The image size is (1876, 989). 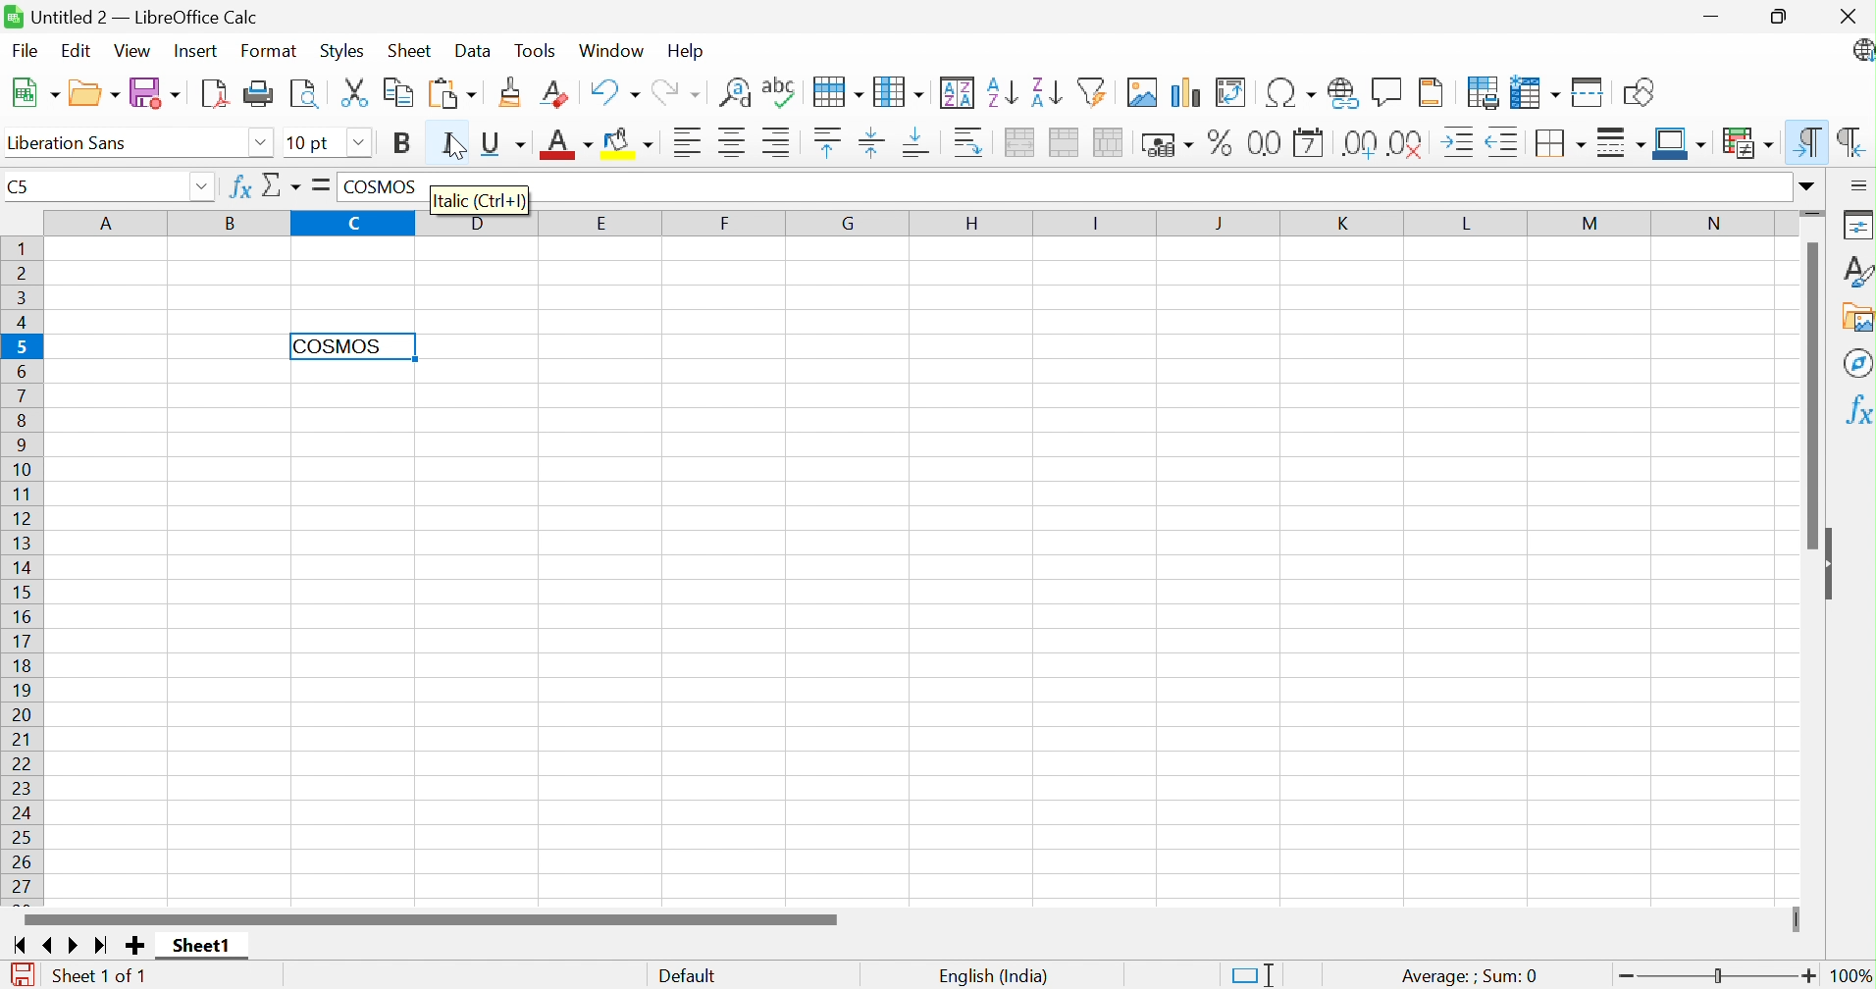 What do you see at coordinates (1065, 142) in the screenshot?
I see `Merge cells` at bounding box center [1065, 142].